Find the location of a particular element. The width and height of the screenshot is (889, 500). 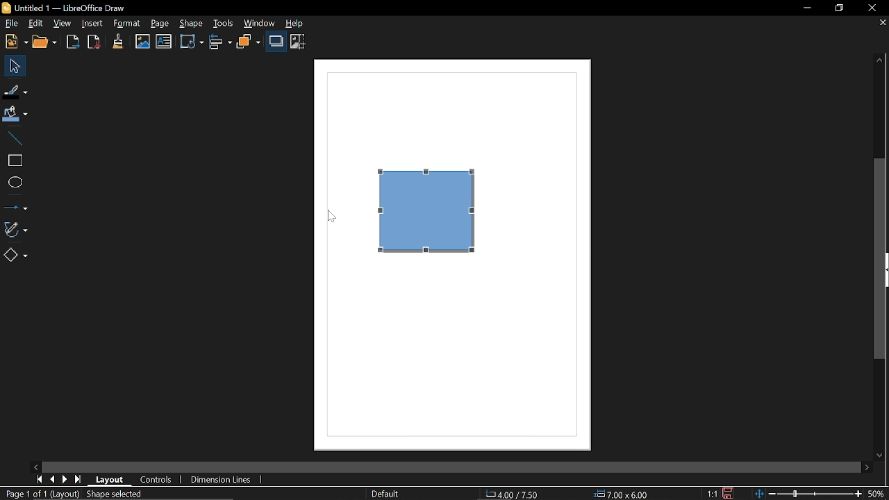

Close page is located at coordinates (881, 24).